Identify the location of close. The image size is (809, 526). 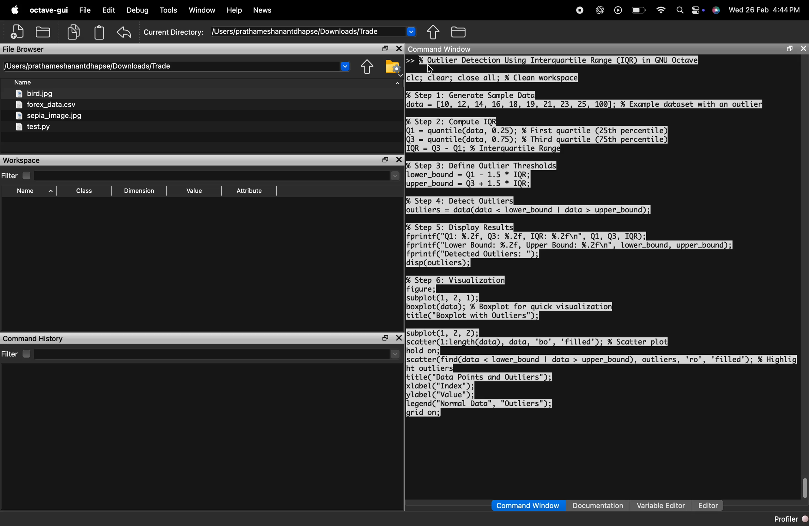
(400, 48).